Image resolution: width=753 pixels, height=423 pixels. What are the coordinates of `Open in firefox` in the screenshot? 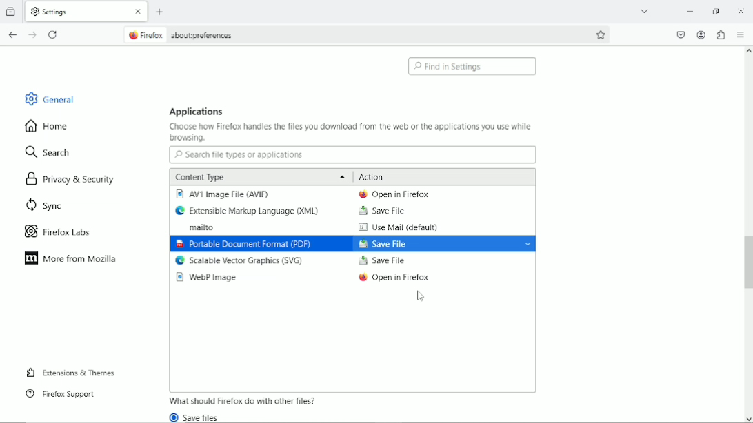 It's located at (395, 278).